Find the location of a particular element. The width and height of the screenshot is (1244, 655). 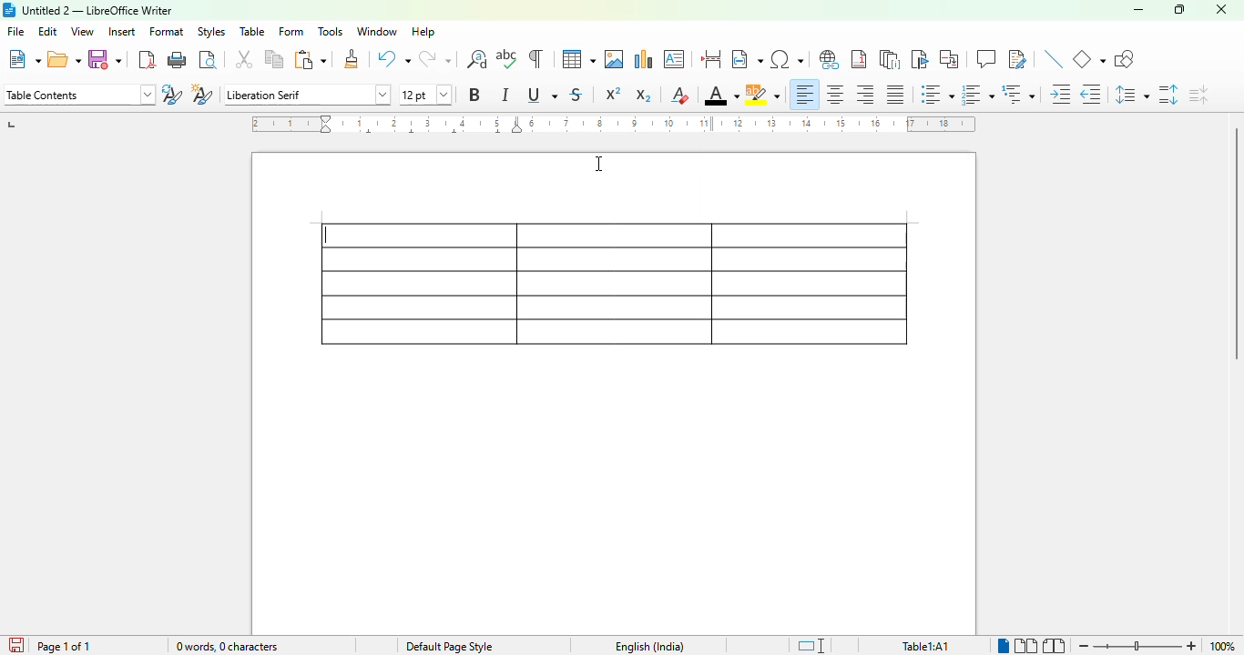

set line spacing is located at coordinates (1133, 95).